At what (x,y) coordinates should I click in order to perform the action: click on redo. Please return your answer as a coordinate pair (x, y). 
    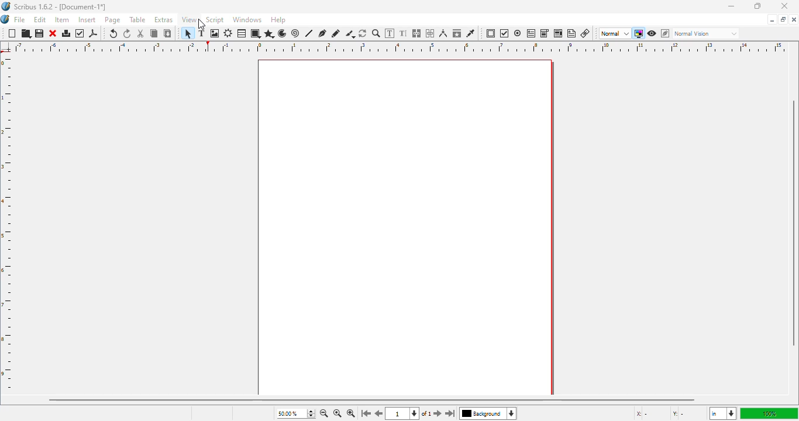
    Looking at the image, I should click on (128, 34).